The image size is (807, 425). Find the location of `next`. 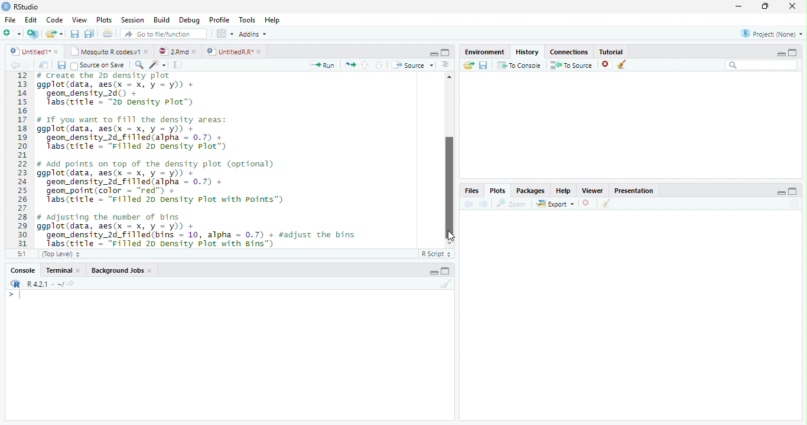

next is located at coordinates (31, 66).